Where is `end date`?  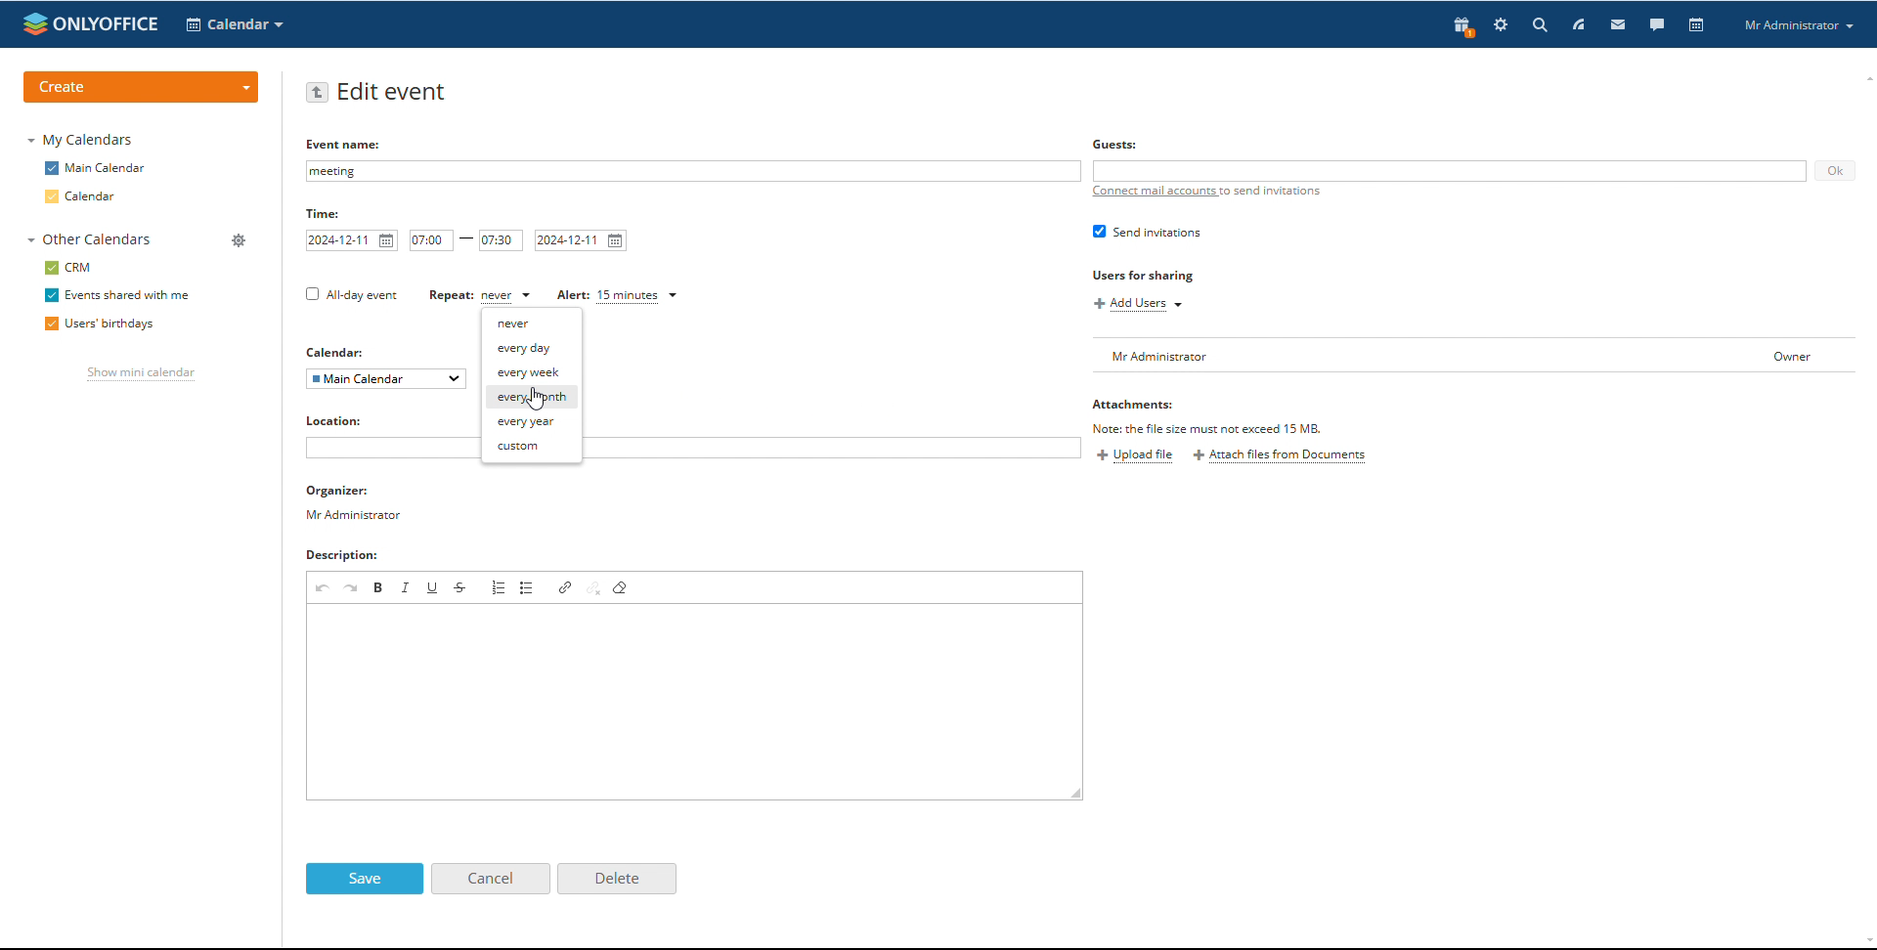 end date is located at coordinates (582, 240).